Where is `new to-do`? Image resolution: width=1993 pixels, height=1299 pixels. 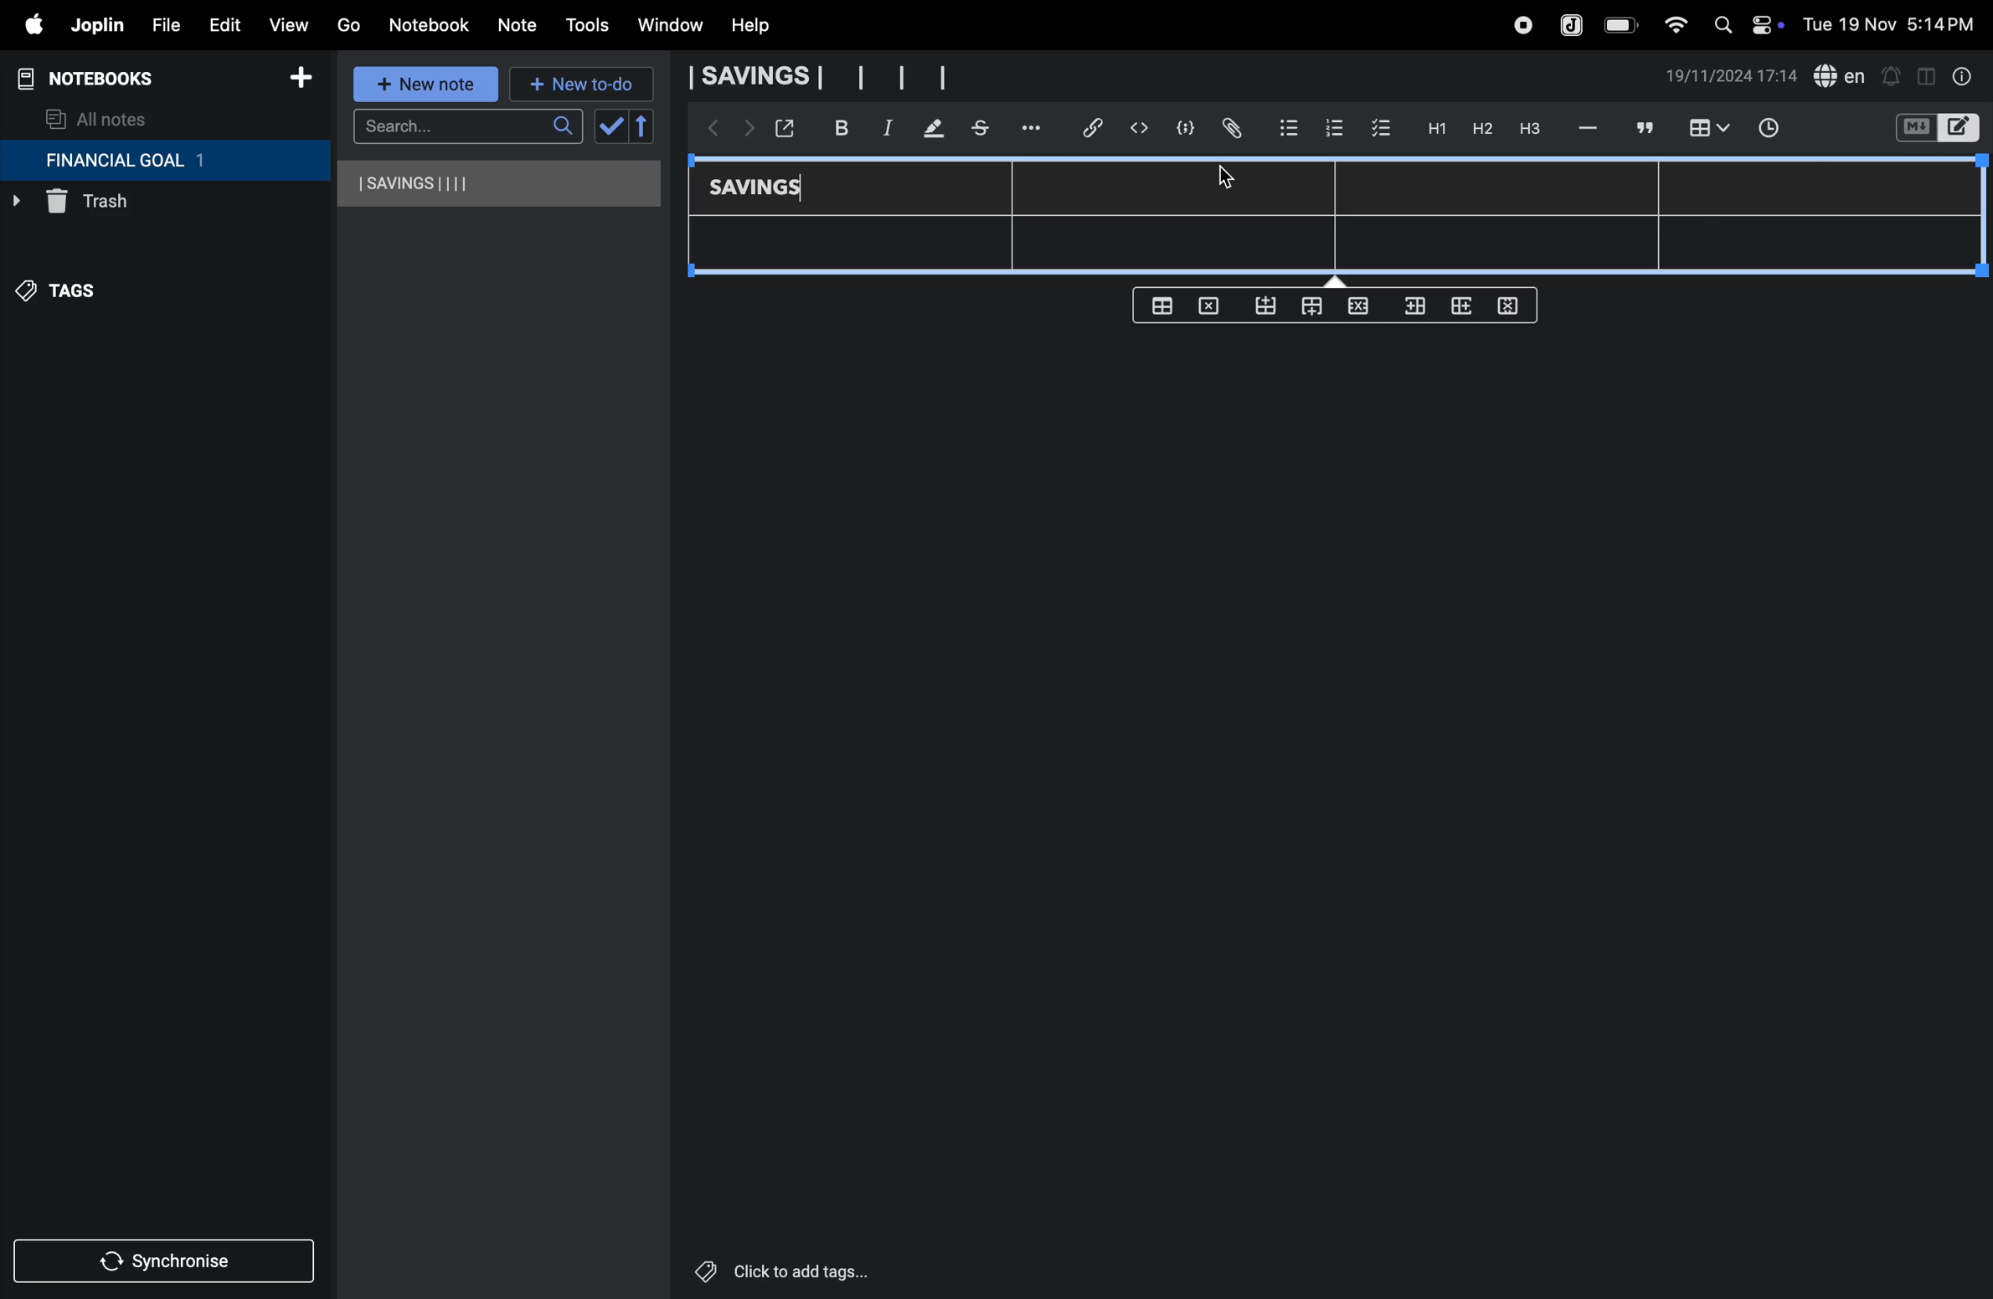 new to-do is located at coordinates (582, 85).